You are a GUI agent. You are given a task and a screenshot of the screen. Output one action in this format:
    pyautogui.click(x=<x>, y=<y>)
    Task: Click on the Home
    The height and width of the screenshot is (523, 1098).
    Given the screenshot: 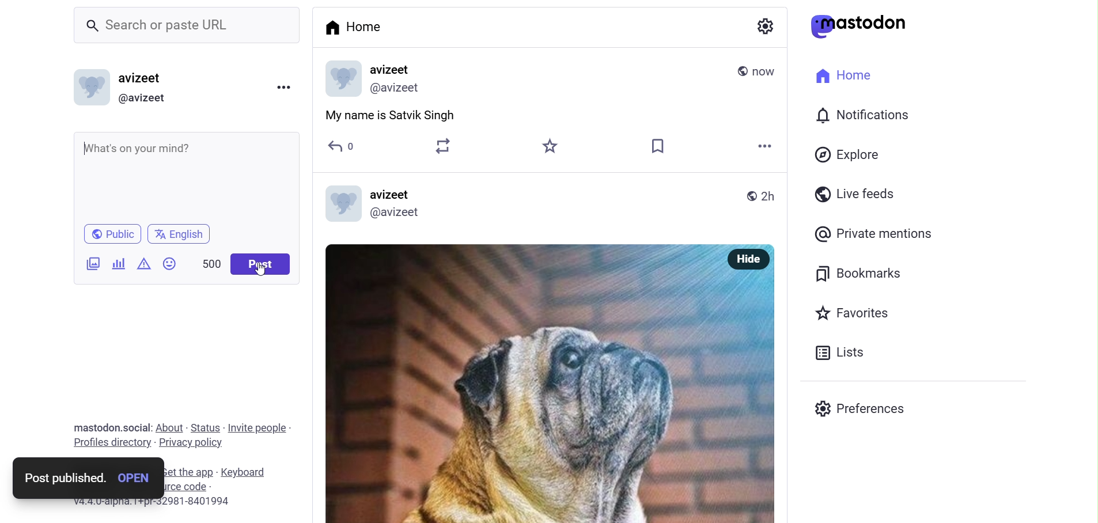 What is the action you would take?
    pyautogui.click(x=356, y=25)
    